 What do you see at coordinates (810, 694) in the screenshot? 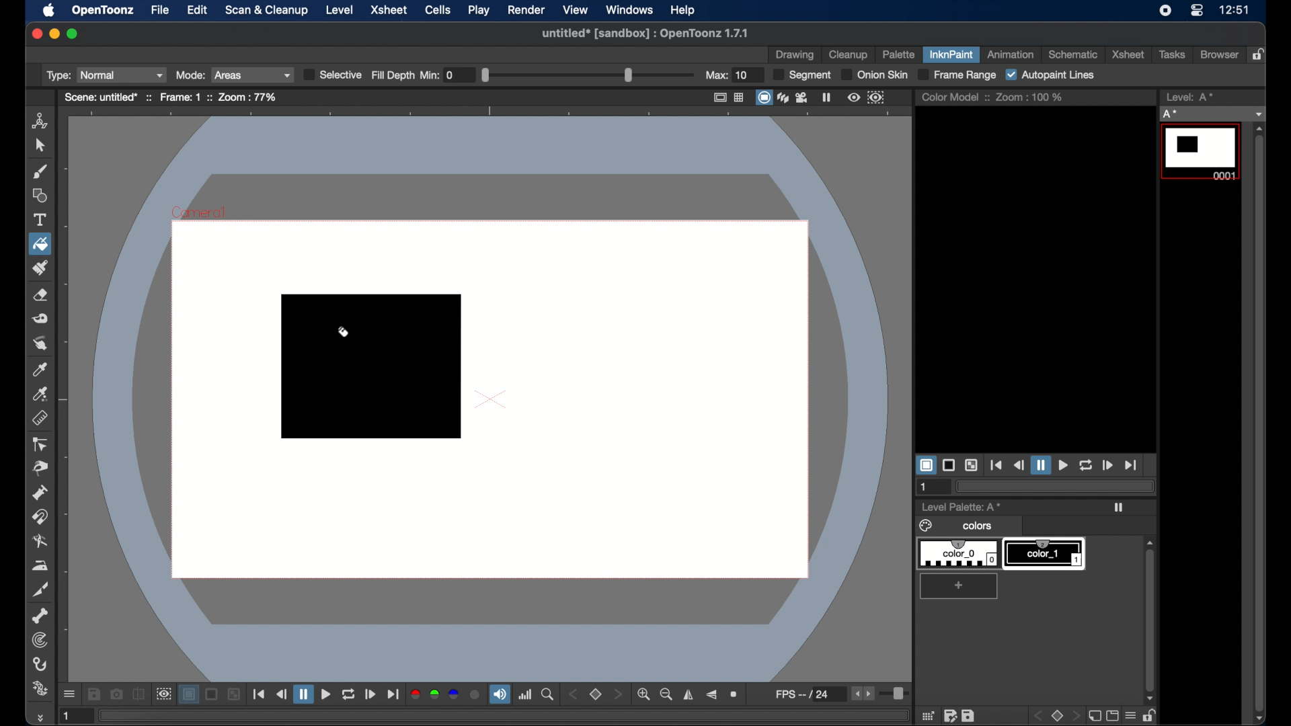
I see `fps` at bounding box center [810, 694].